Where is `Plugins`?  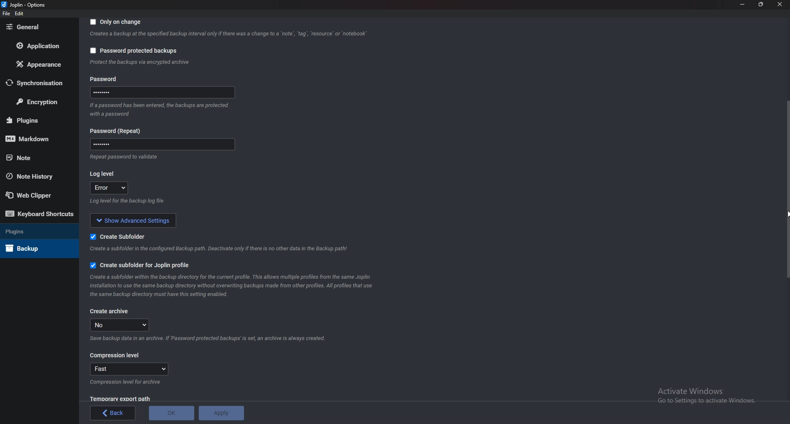
Plugins is located at coordinates (35, 232).